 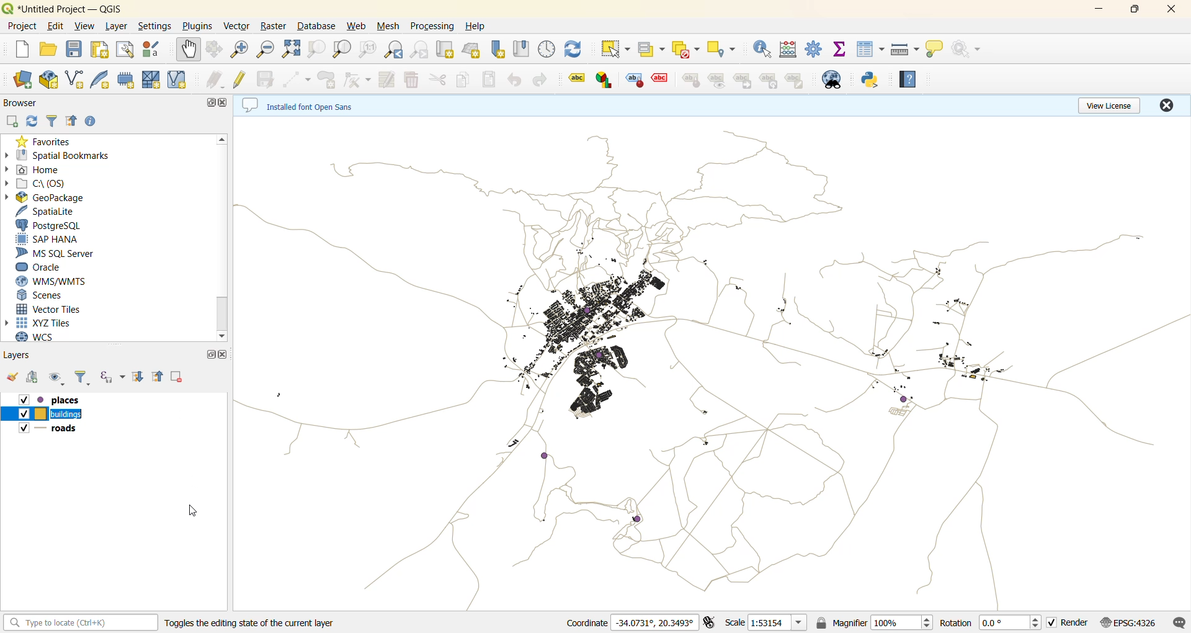 What do you see at coordinates (42, 185) in the screenshot?
I see `c\:os` at bounding box center [42, 185].